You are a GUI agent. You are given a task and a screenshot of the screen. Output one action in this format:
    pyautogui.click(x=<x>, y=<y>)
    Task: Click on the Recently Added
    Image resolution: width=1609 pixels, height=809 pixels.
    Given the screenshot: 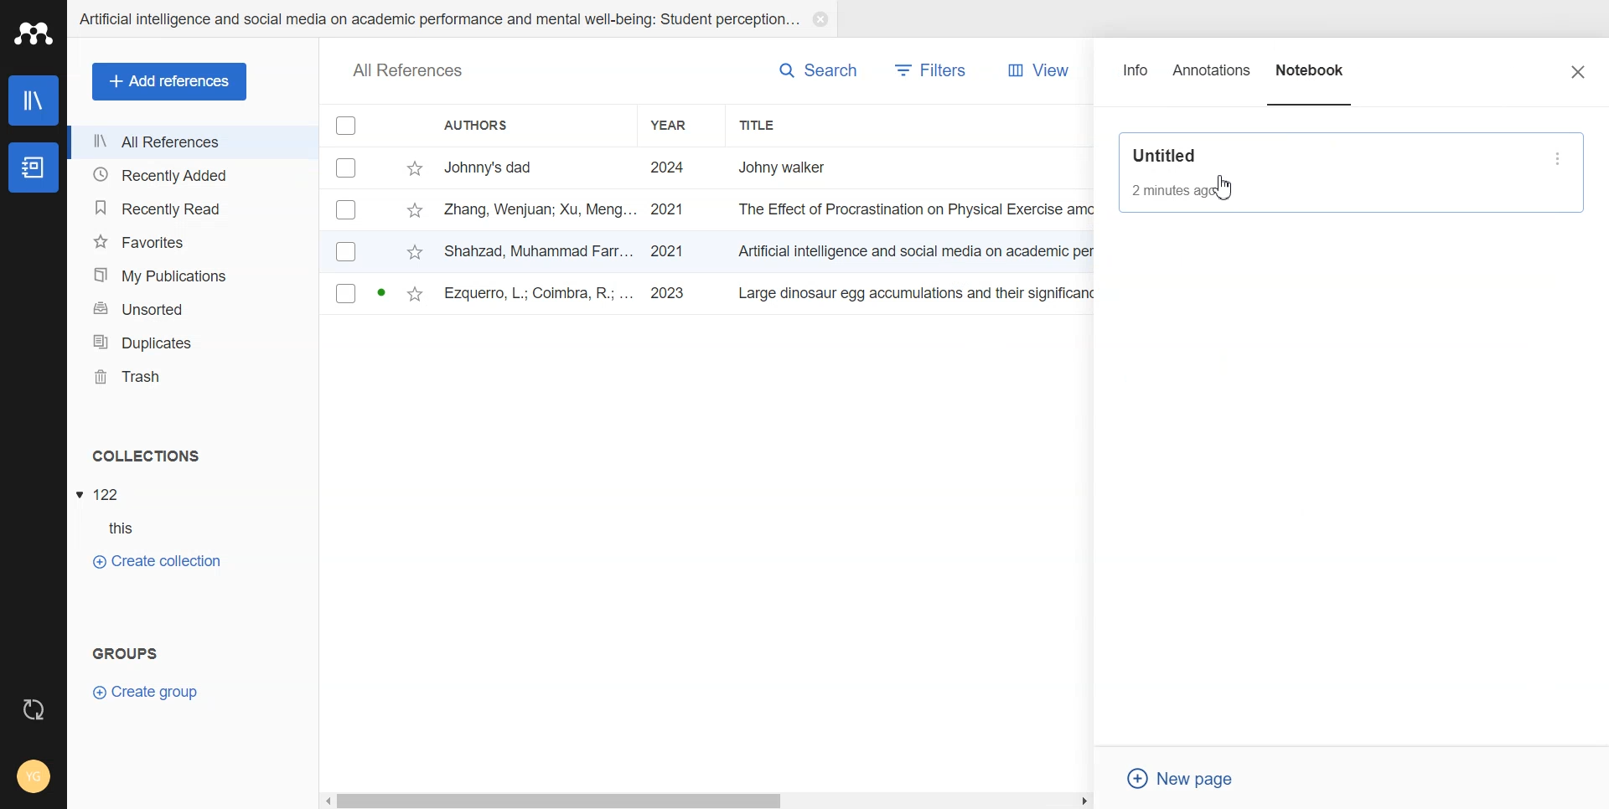 What is the action you would take?
    pyautogui.click(x=192, y=173)
    